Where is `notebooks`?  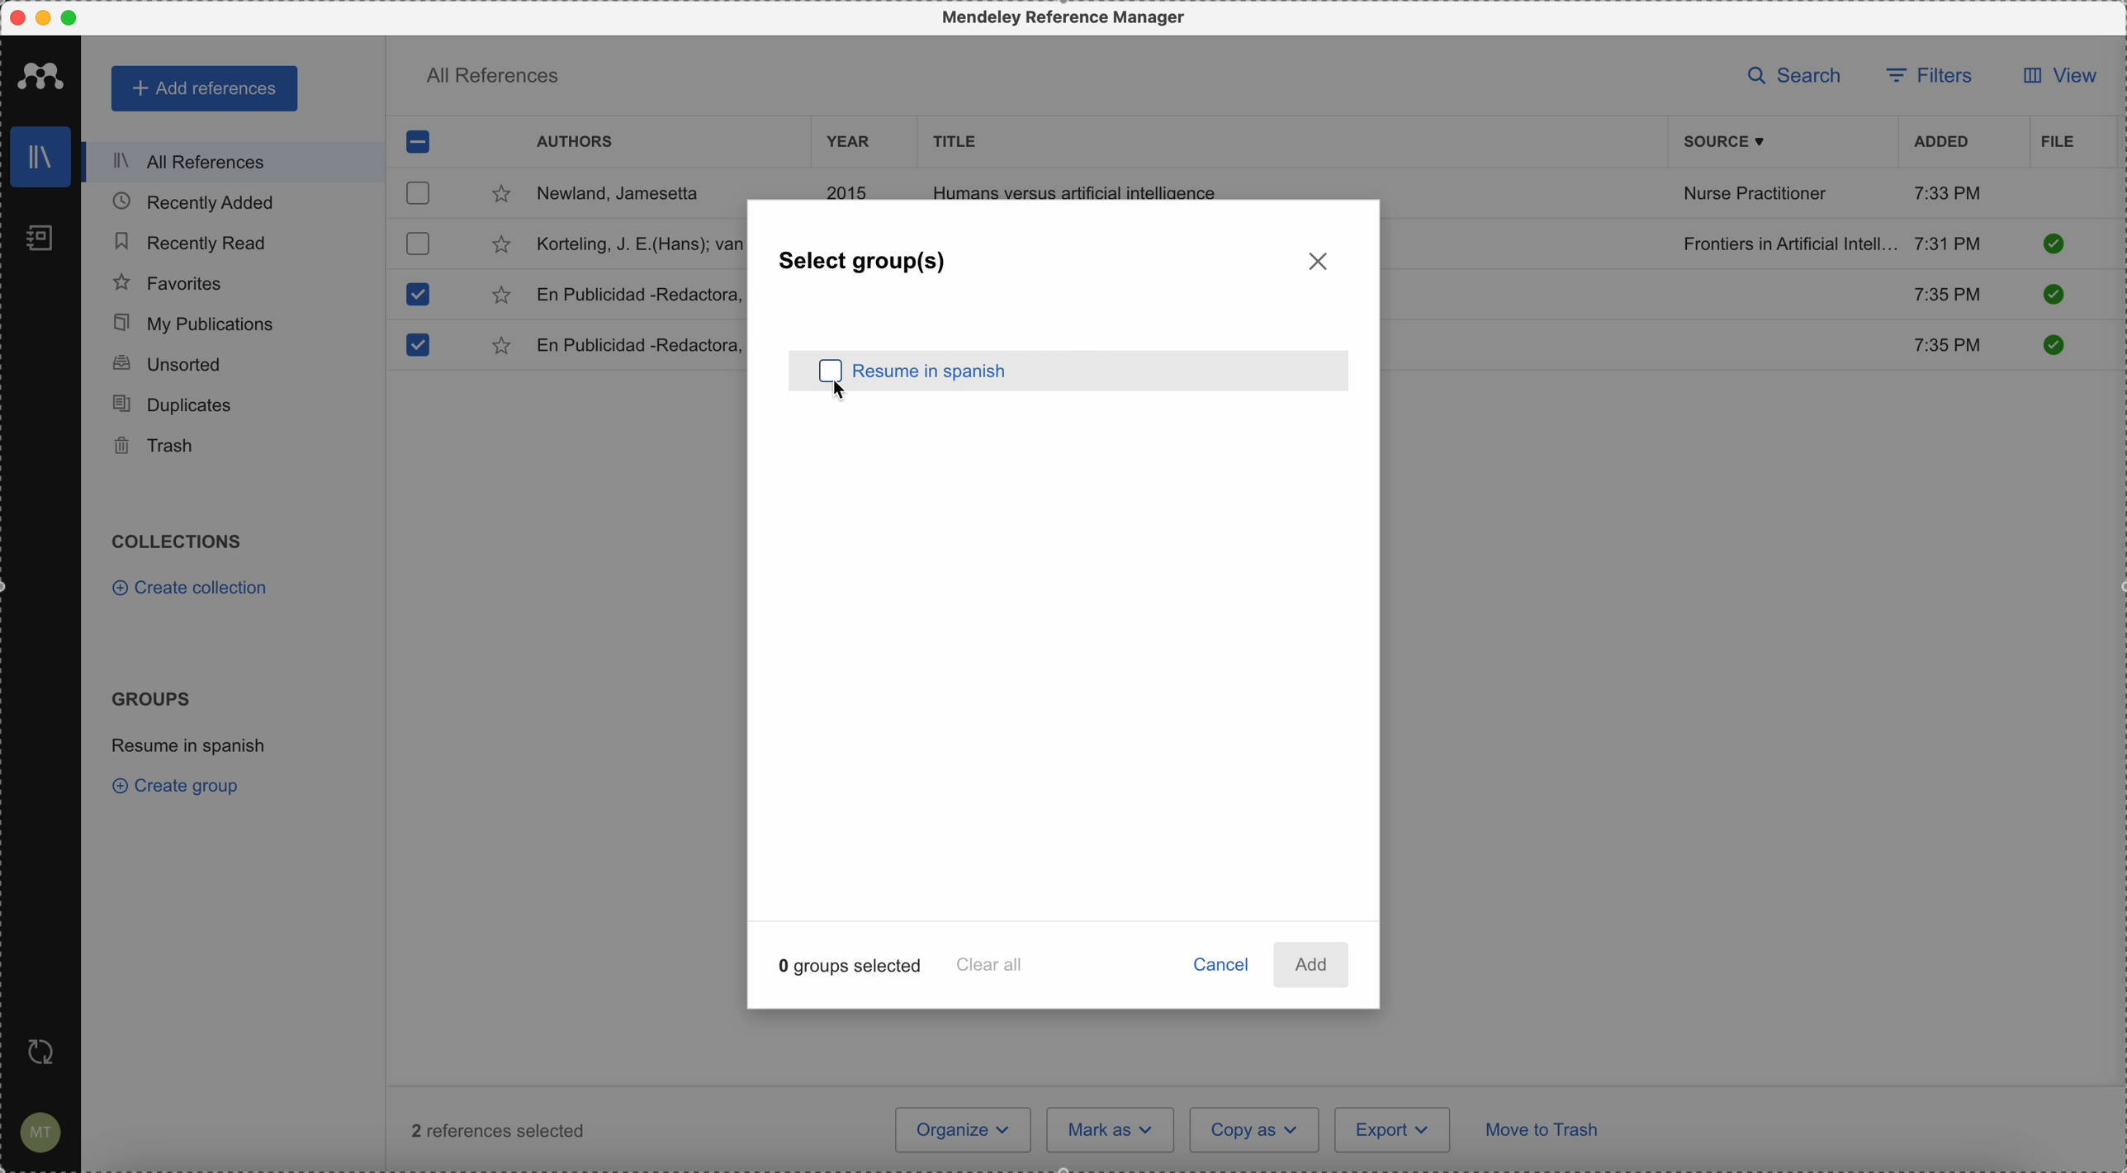
notebooks is located at coordinates (43, 243).